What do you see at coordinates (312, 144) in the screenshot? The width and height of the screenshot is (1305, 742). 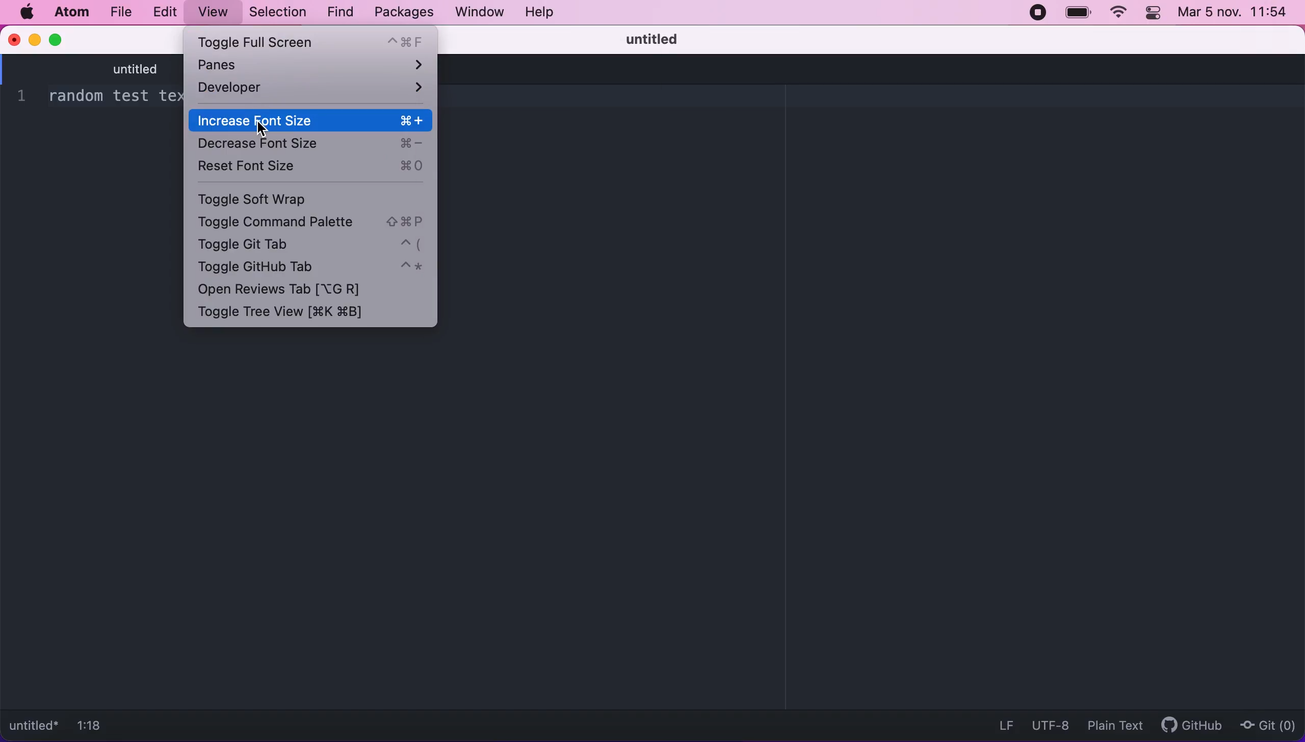 I see `decrease font size` at bounding box center [312, 144].